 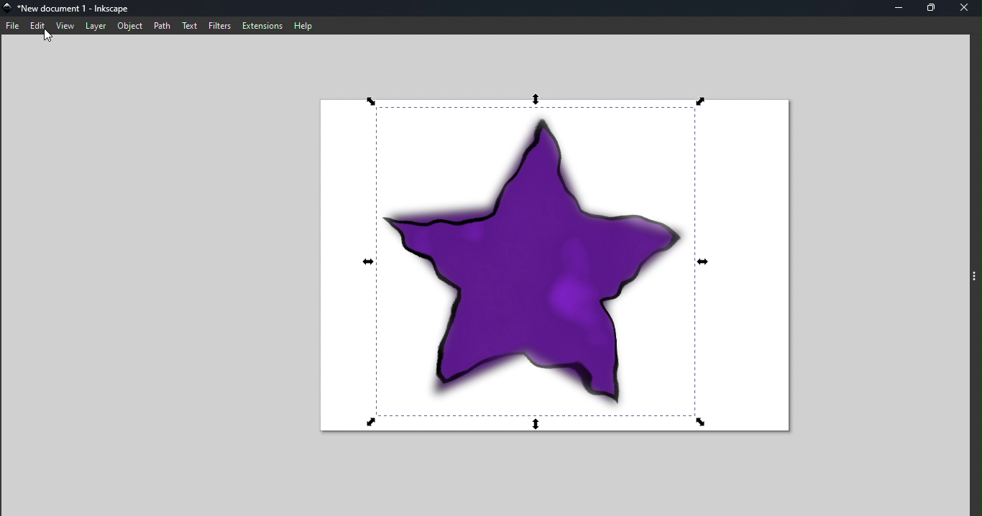 I want to click on Object, so click(x=129, y=26).